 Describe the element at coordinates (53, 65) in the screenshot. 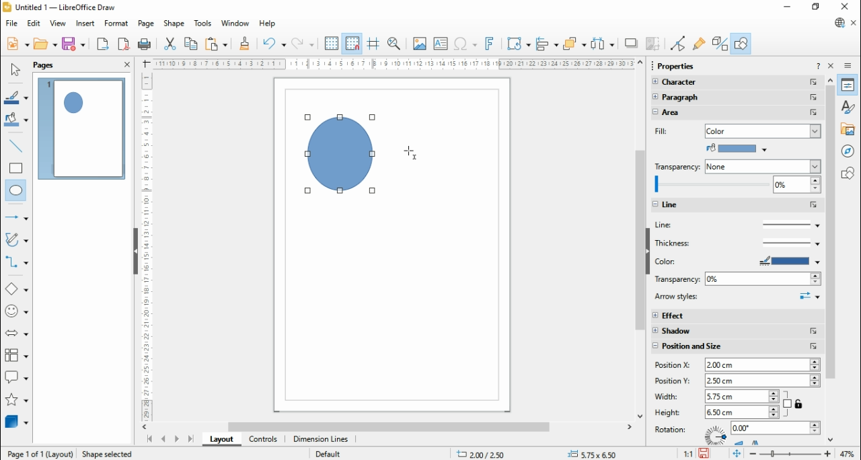

I see `pages panel` at that location.